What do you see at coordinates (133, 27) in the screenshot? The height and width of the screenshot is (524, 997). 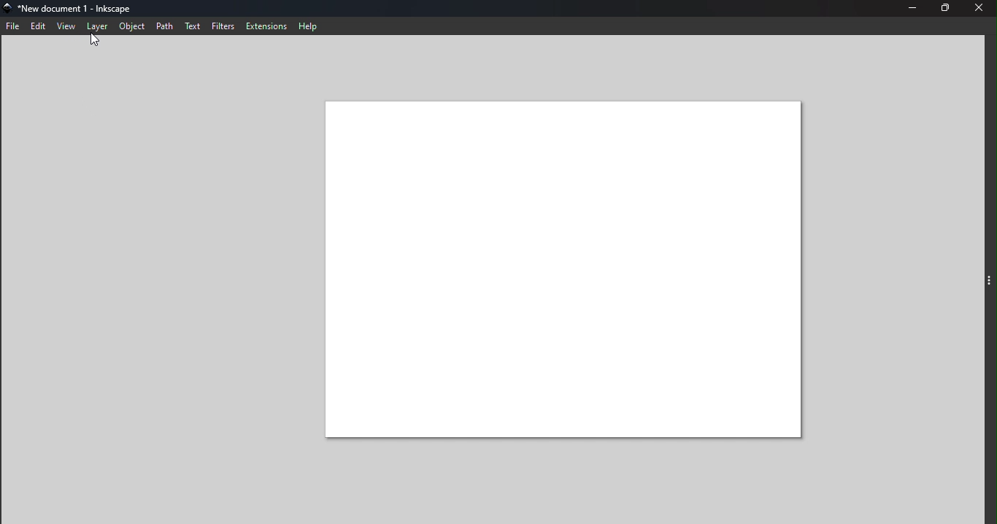 I see `Object` at bounding box center [133, 27].